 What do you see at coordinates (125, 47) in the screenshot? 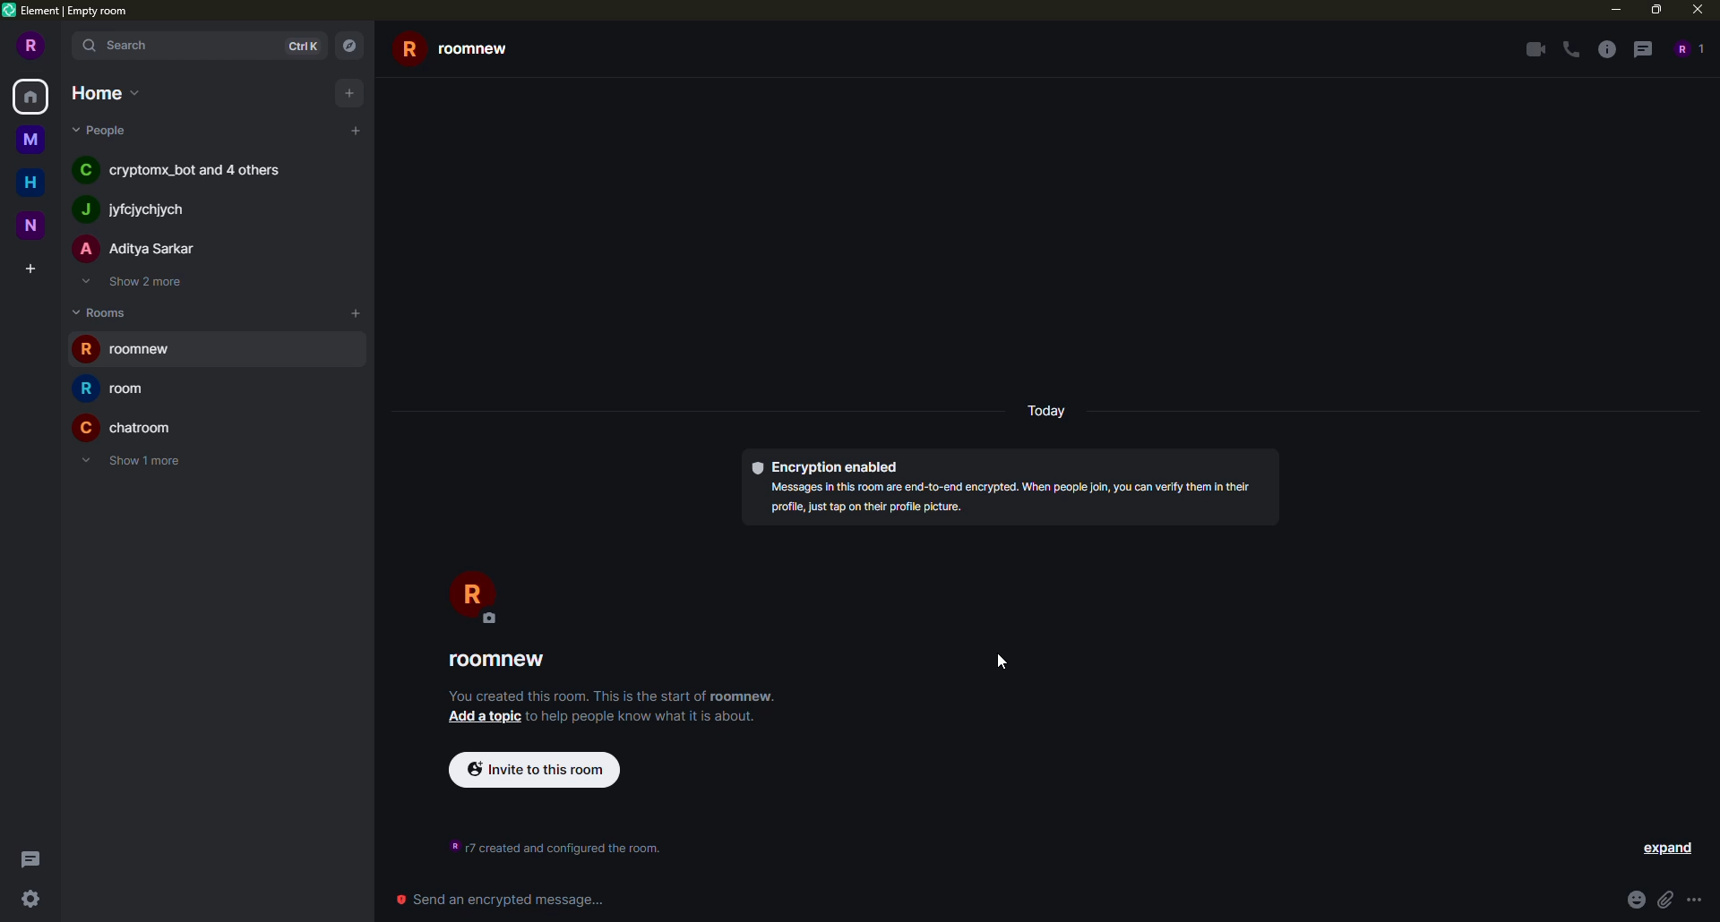
I see `search` at bounding box center [125, 47].